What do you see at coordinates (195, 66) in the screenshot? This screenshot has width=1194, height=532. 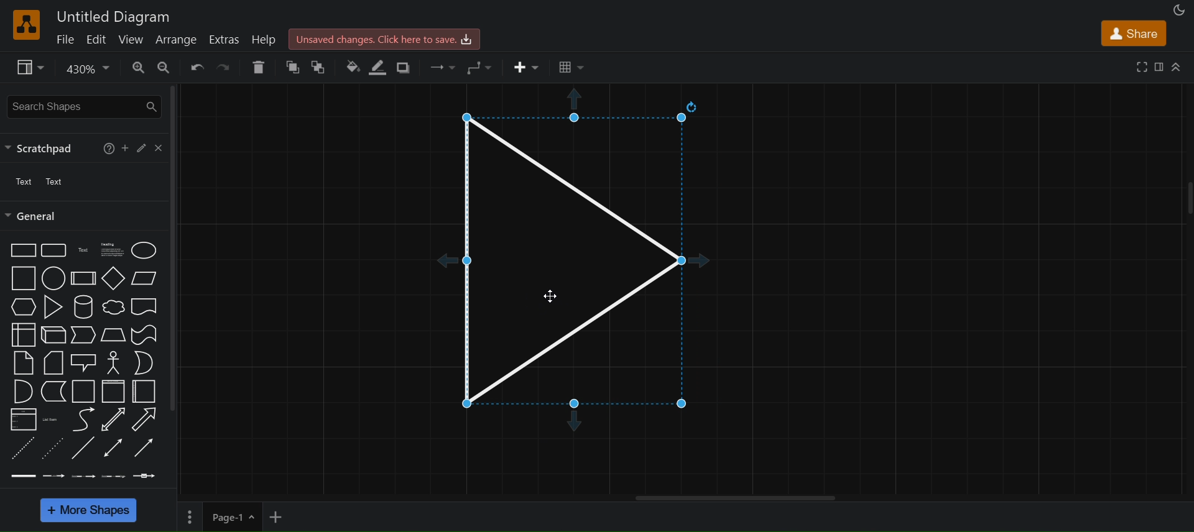 I see `undo` at bounding box center [195, 66].